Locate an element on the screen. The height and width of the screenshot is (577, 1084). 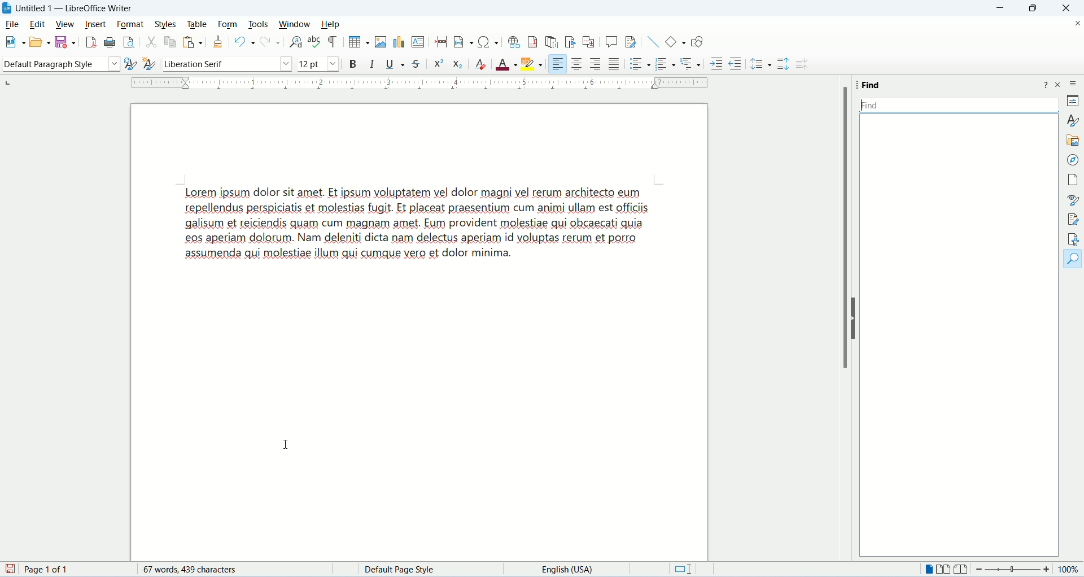
clone formatting is located at coordinates (219, 42).